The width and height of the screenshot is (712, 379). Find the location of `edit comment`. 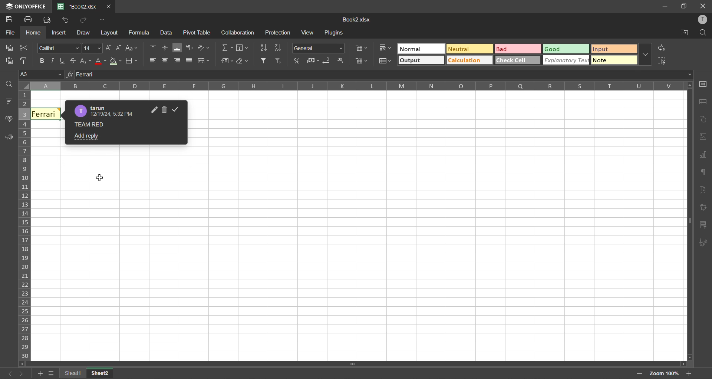

edit comment is located at coordinates (152, 111).